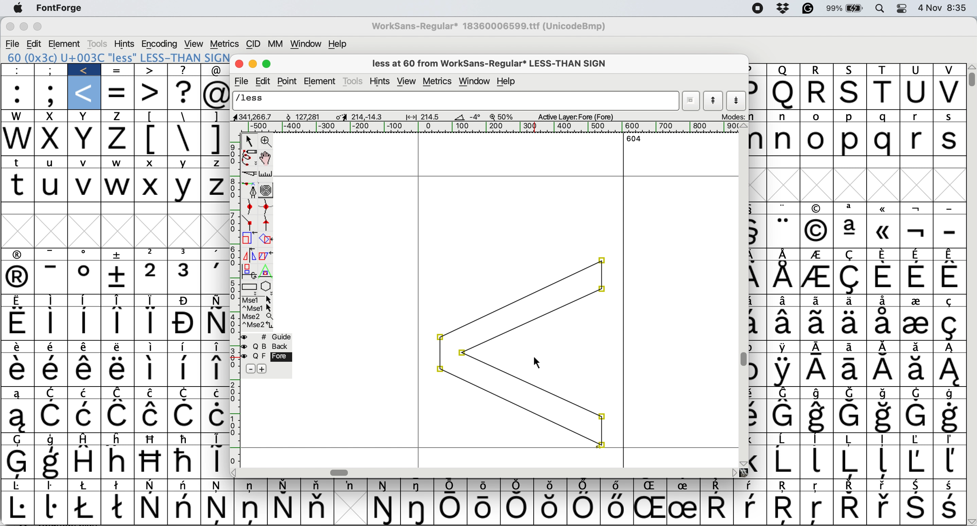 The image size is (977, 526). What do you see at coordinates (785, 254) in the screenshot?
I see `Symbol` at bounding box center [785, 254].